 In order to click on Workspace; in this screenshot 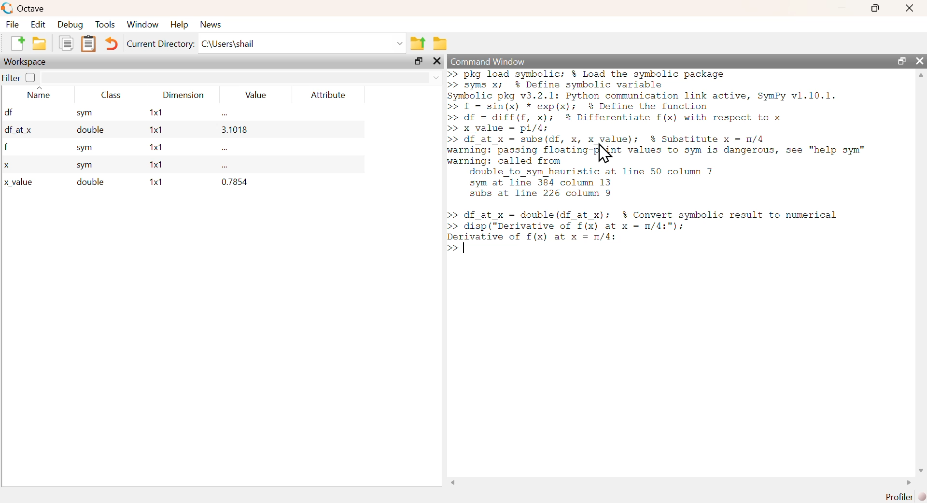, I will do `click(26, 62)`.